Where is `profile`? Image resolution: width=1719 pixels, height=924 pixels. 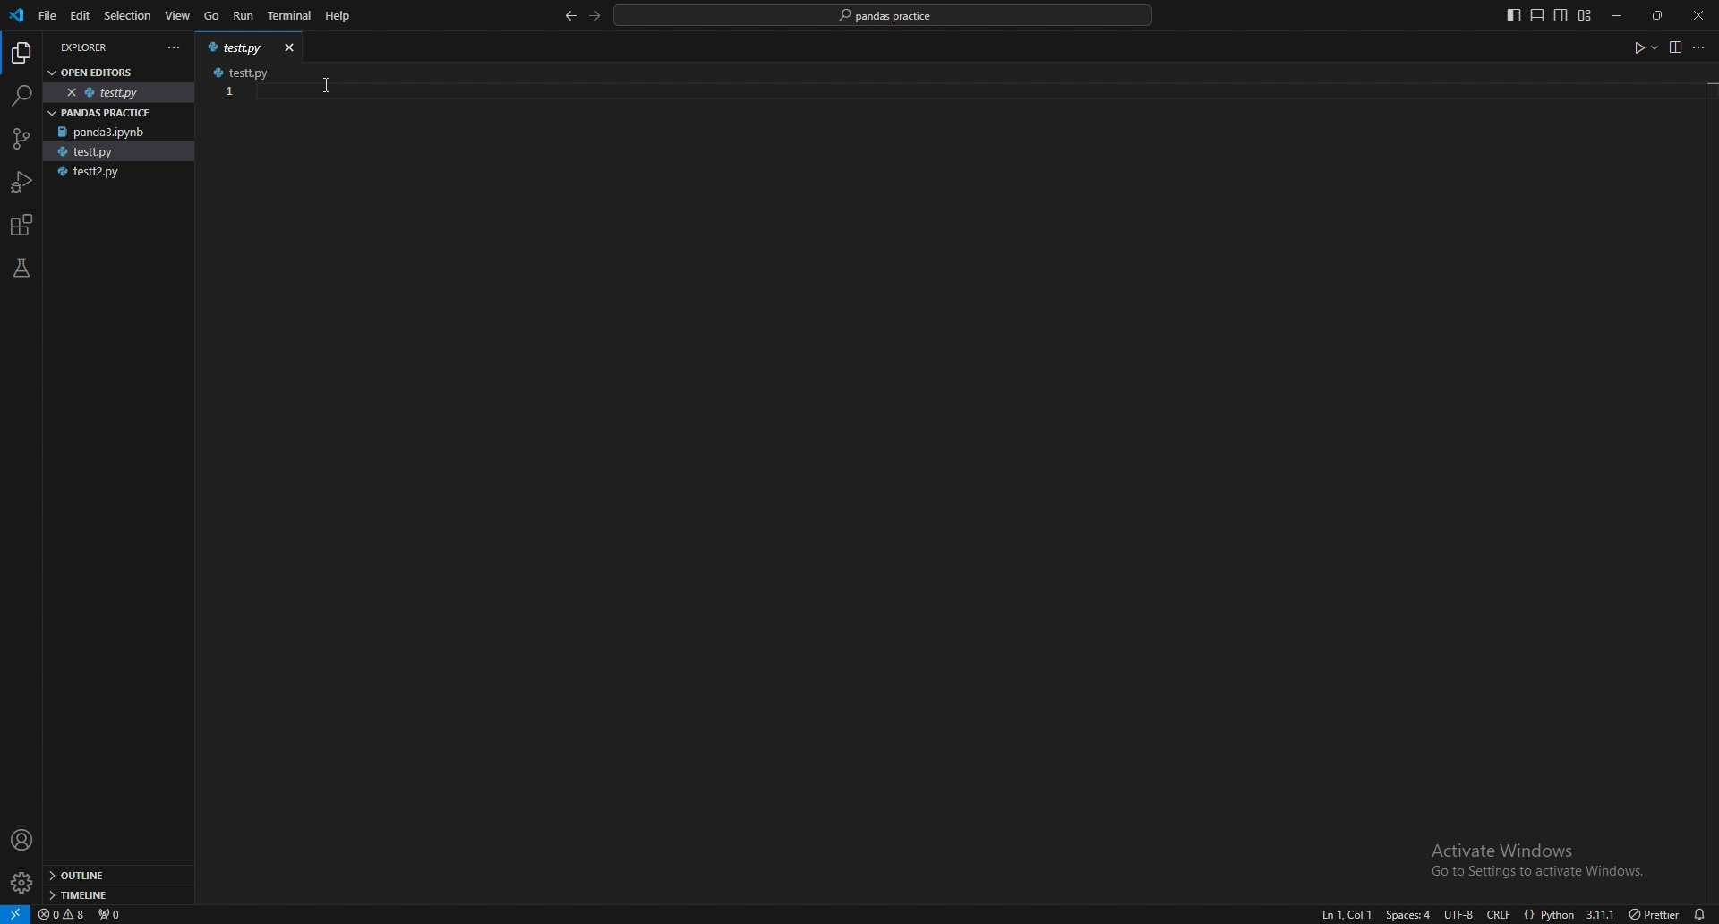
profile is located at coordinates (22, 841).